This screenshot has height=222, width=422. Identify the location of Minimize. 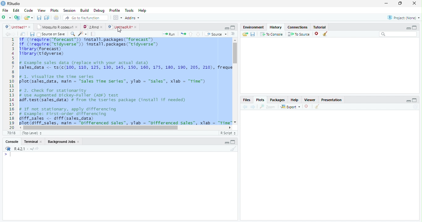
(226, 142).